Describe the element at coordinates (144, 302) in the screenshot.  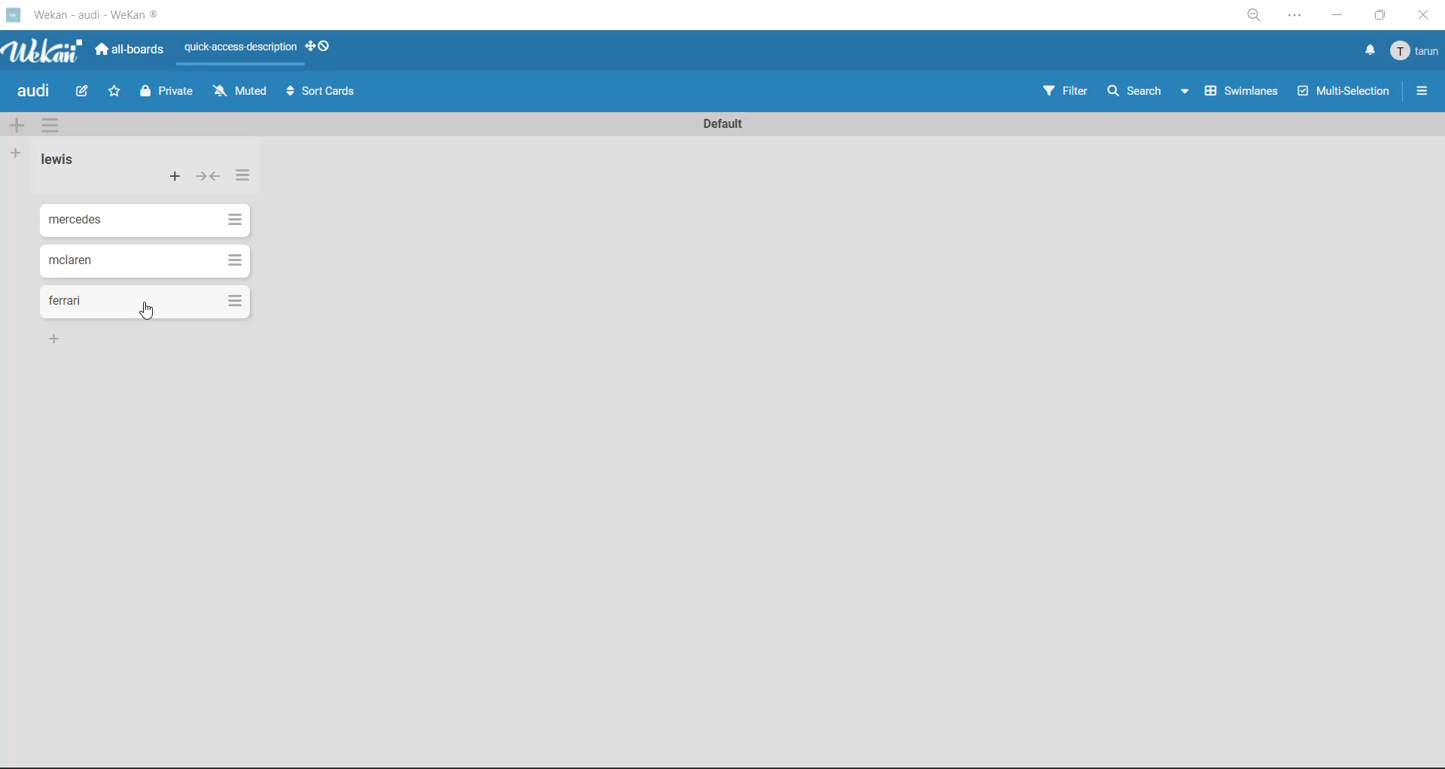
I see `cards` at that location.